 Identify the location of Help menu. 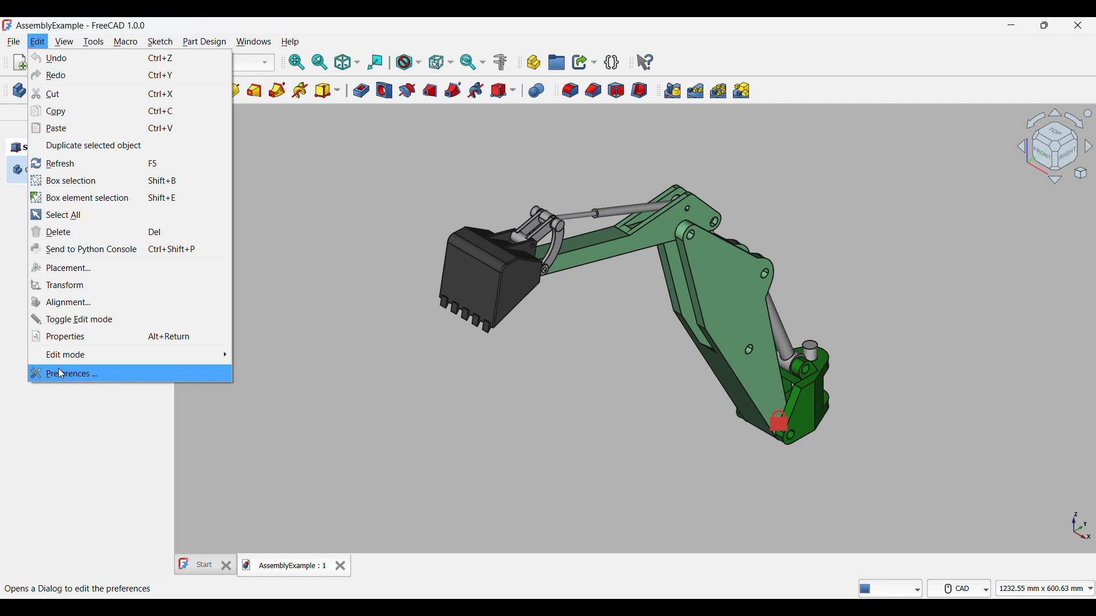
(290, 42).